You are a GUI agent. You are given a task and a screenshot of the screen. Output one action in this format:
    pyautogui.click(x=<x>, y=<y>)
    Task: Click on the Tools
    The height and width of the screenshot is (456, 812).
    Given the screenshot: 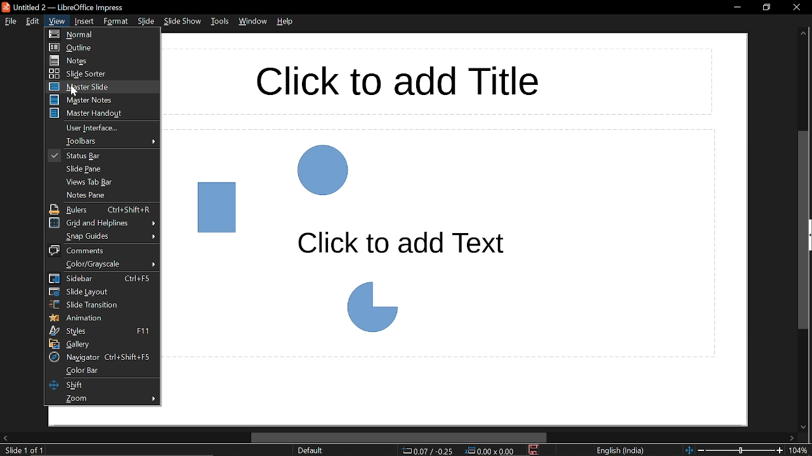 What is the action you would take?
    pyautogui.click(x=220, y=22)
    